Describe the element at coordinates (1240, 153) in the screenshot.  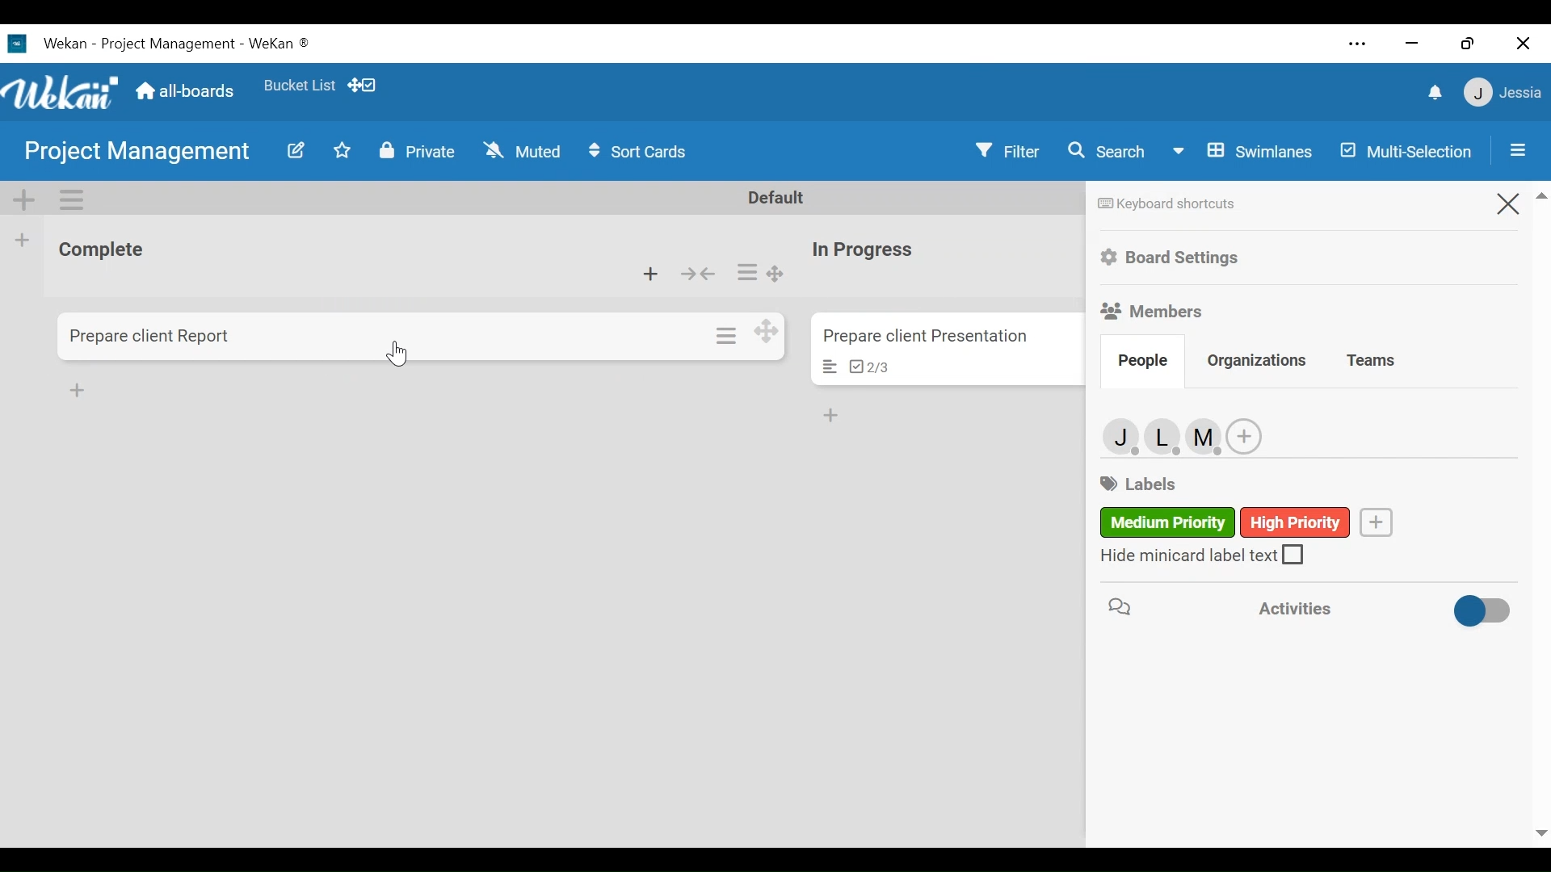
I see `Board View` at that location.